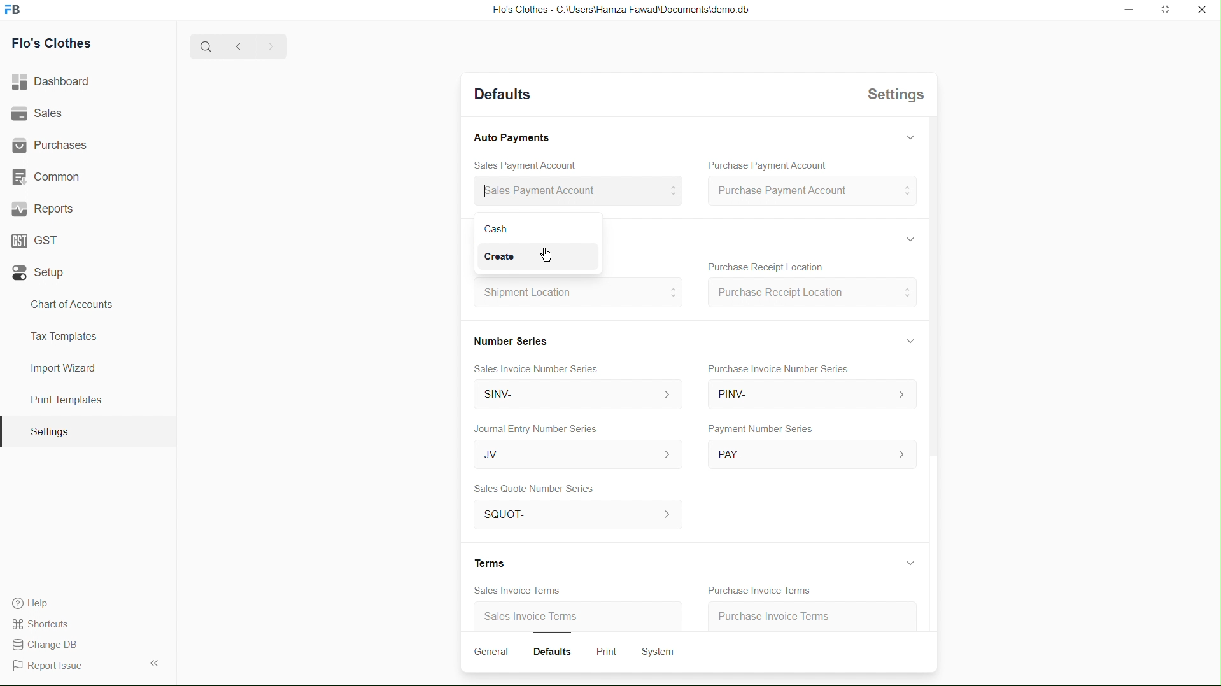  I want to click on Auto Payments, so click(510, 137).